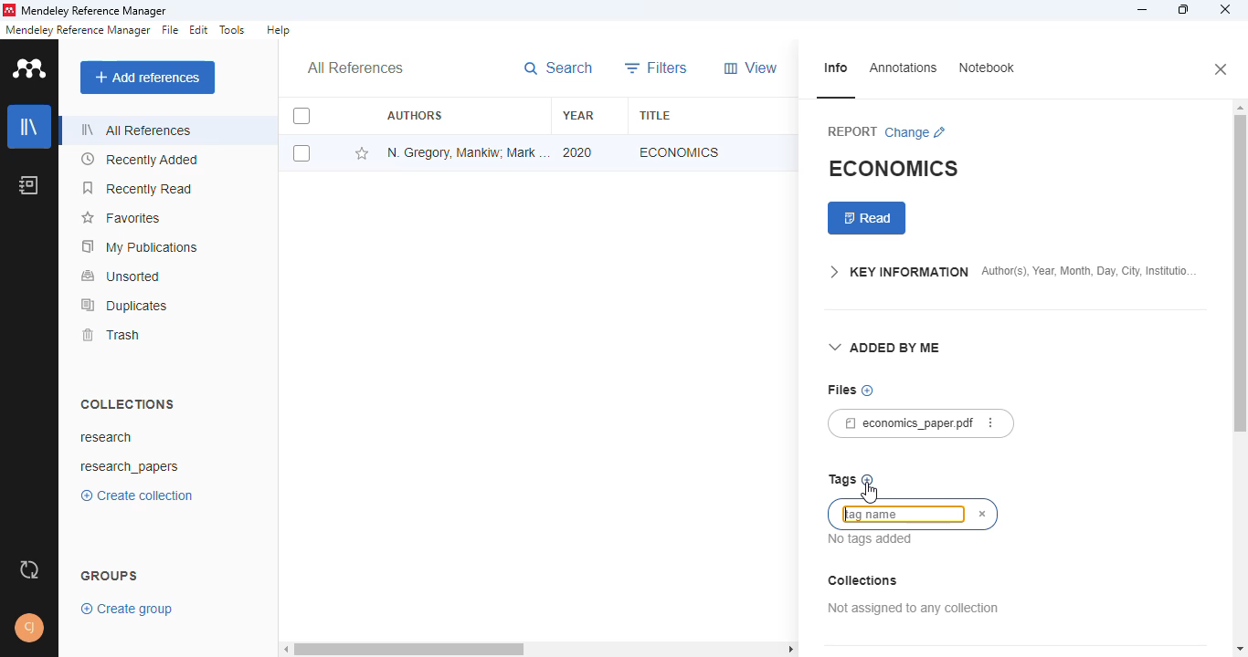  Describe the element at coordinates (867, 391) in the screenshot. I see `no files chosen` at that location.